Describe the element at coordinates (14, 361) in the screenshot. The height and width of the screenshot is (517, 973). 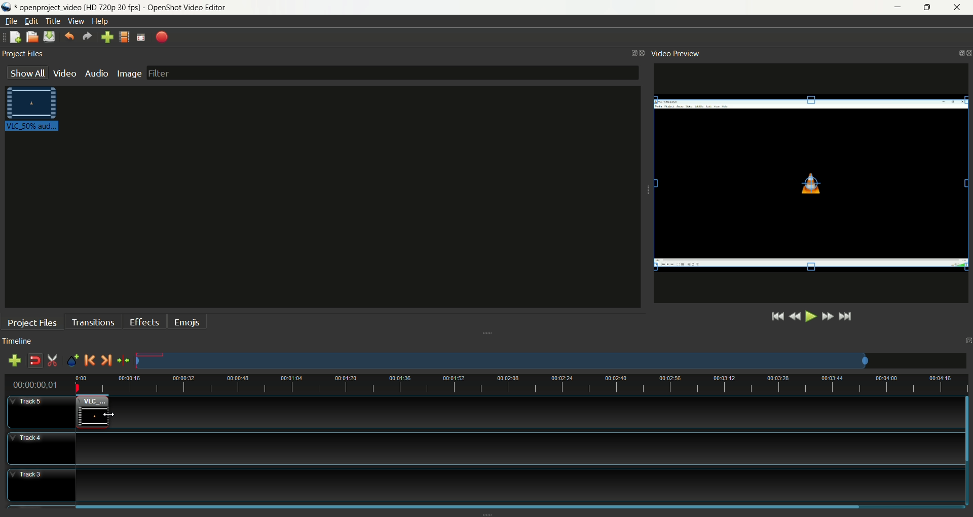
I see `add track` at that location.